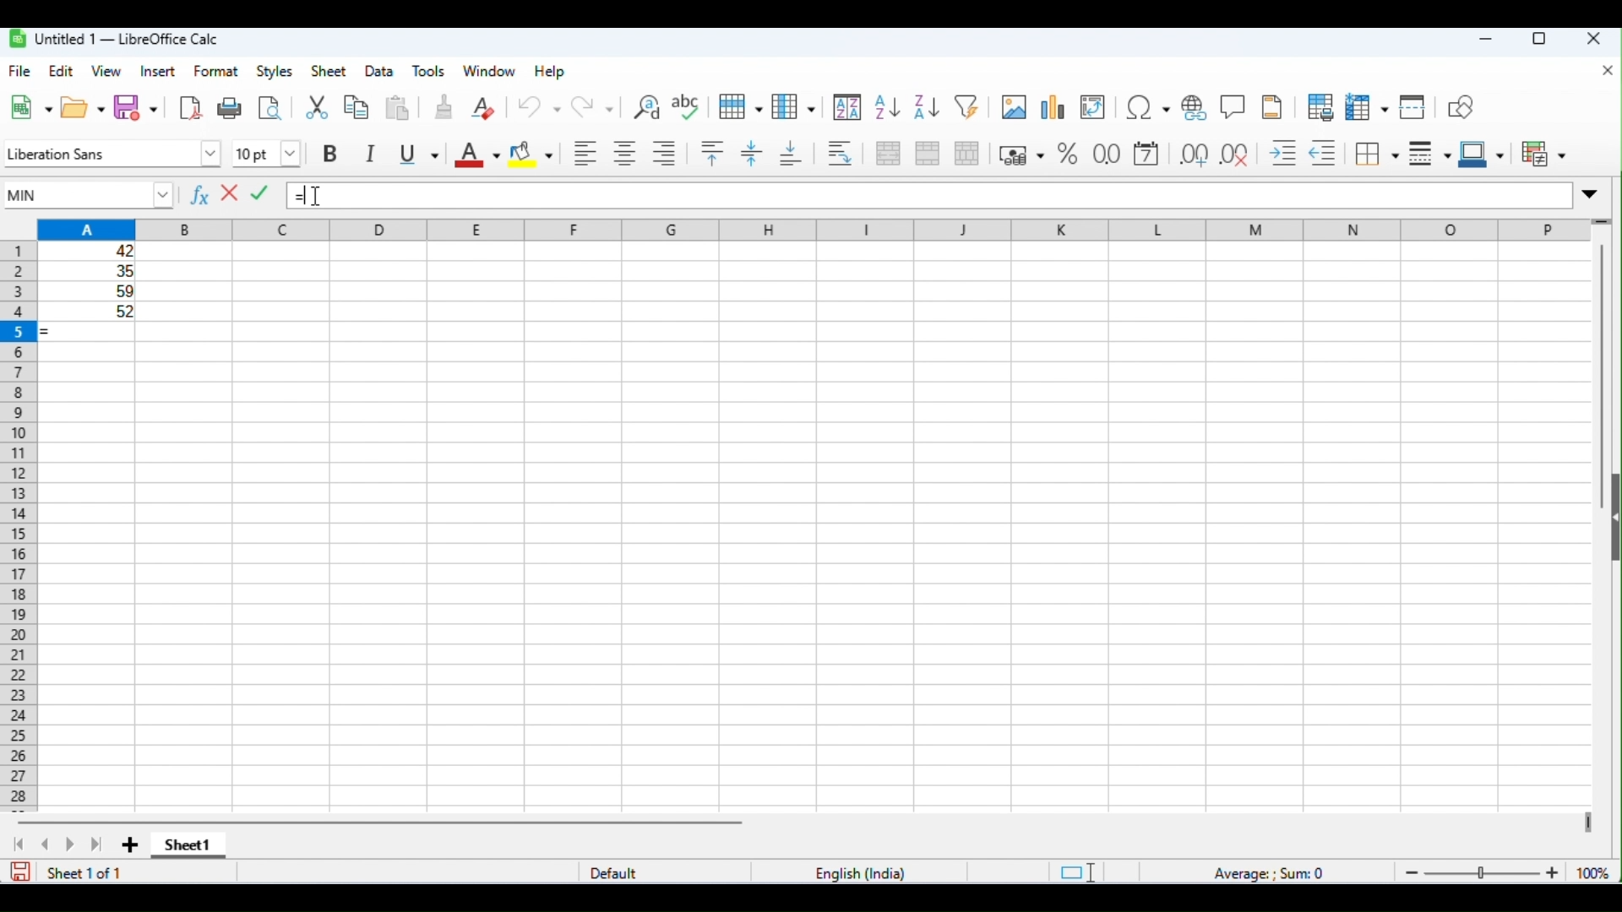 The image size is (1622, 912). Describe the element at coordinates (430, 72) in the screenshot. I see `tools` at that location.